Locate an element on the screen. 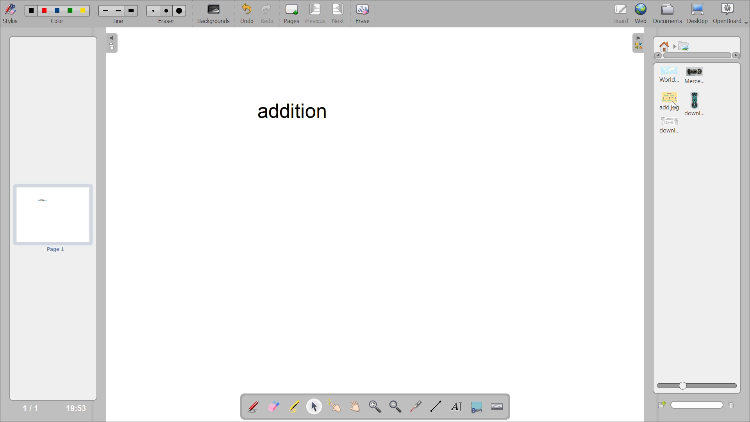 This screenshot has width=750, height=422. redo is located at coordinates (270, 14).